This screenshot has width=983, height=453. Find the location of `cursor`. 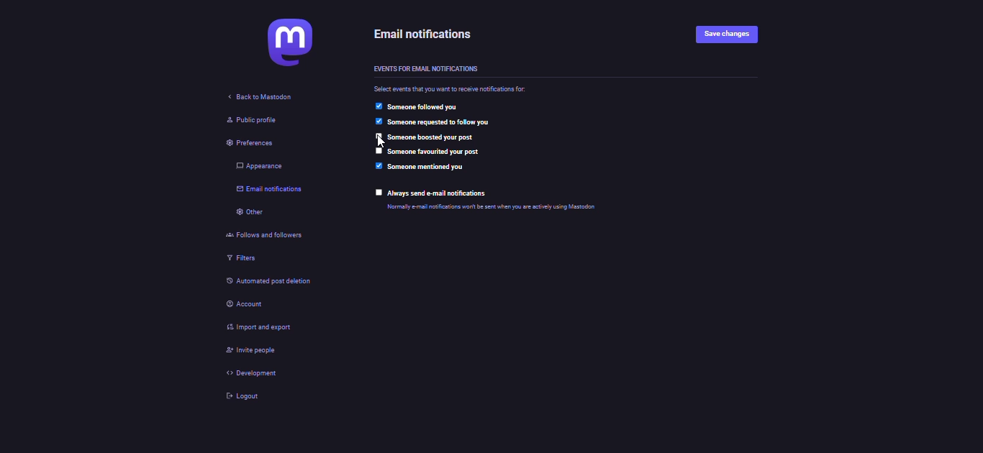

cursor is located at coordinates (379, 140).